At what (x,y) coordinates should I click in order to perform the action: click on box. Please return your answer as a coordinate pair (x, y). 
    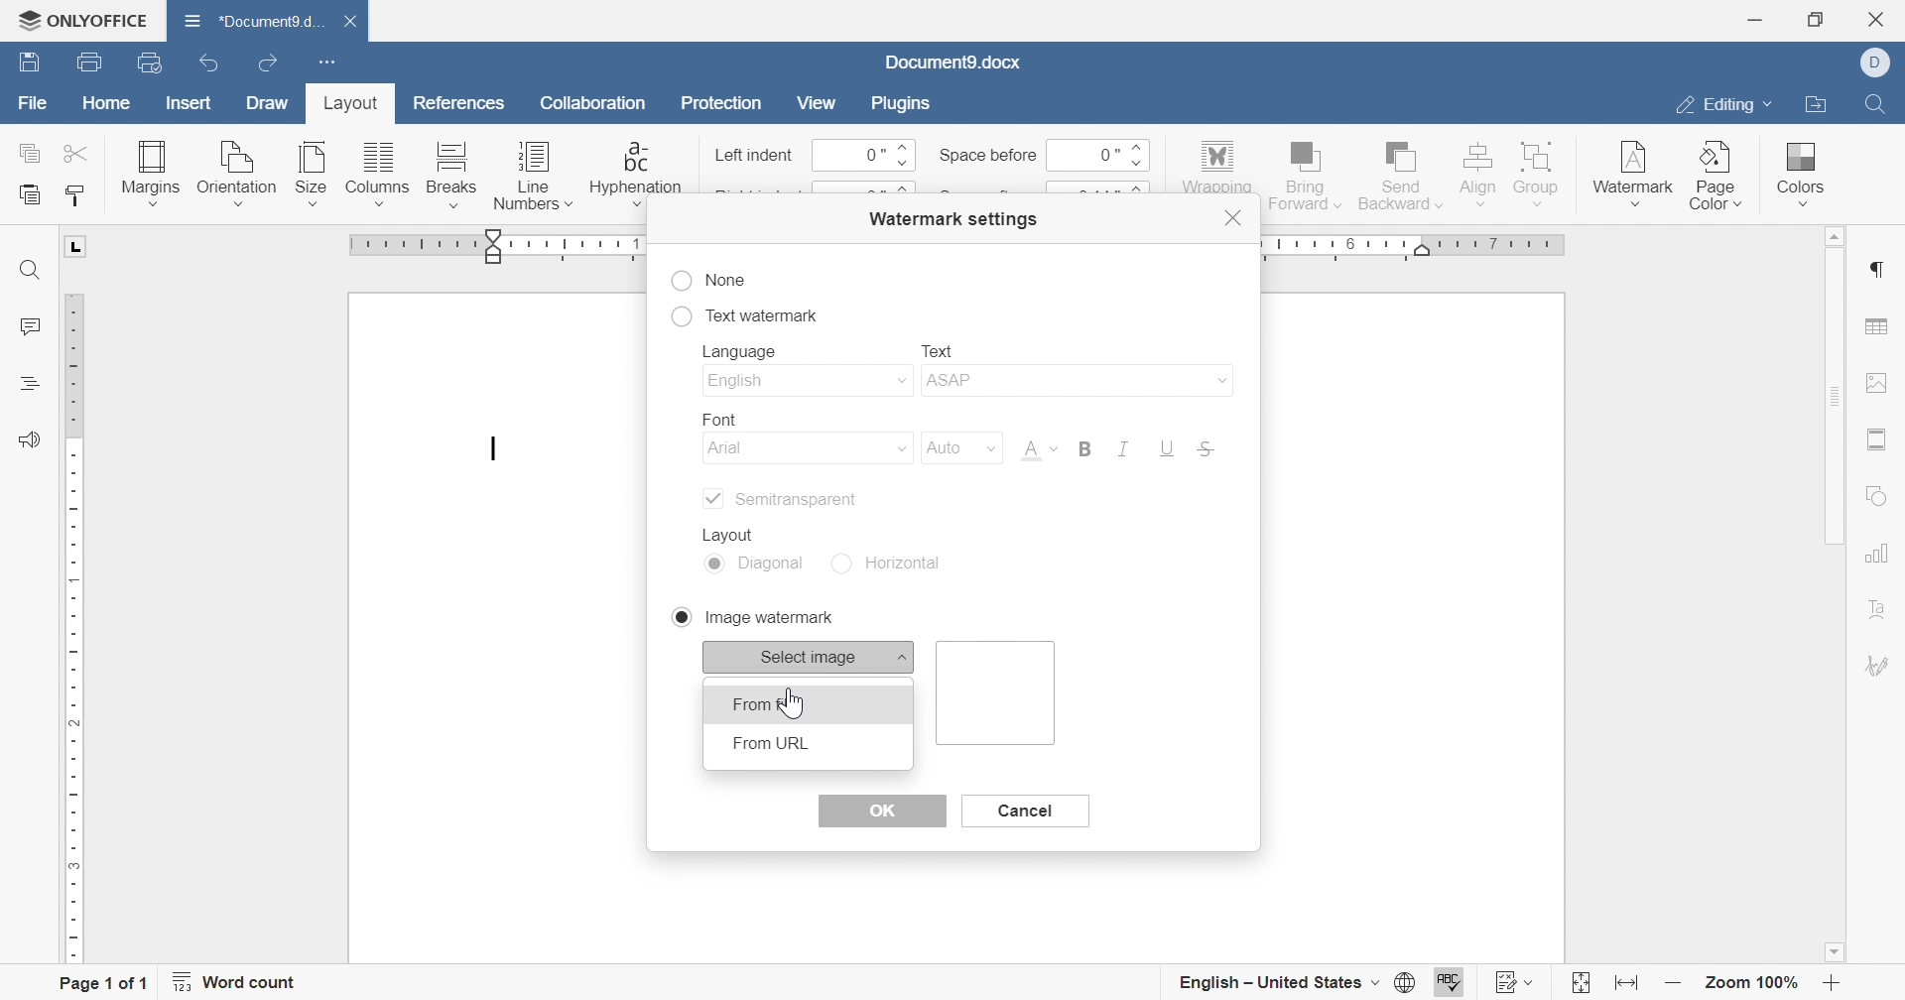
    Looking at the image, I should click on (999, 692).